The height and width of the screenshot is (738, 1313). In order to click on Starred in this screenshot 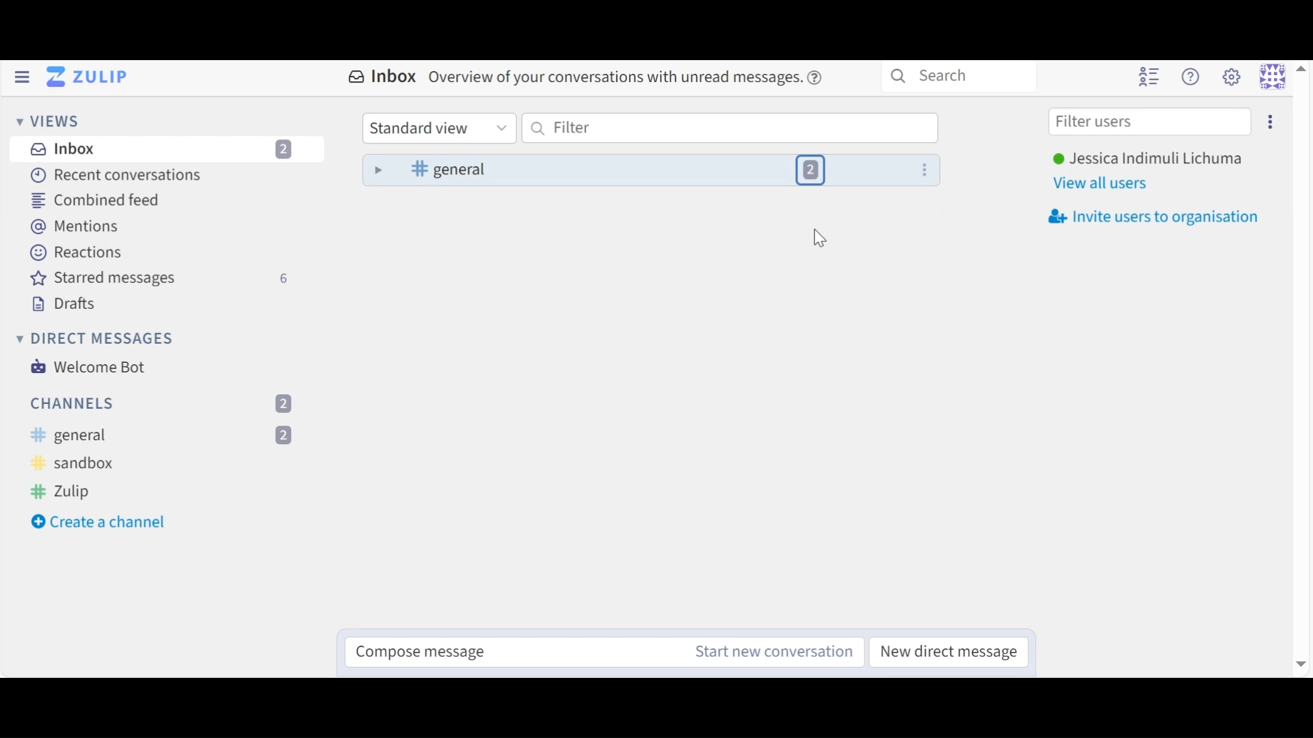, I will do `click(158, 278)`.